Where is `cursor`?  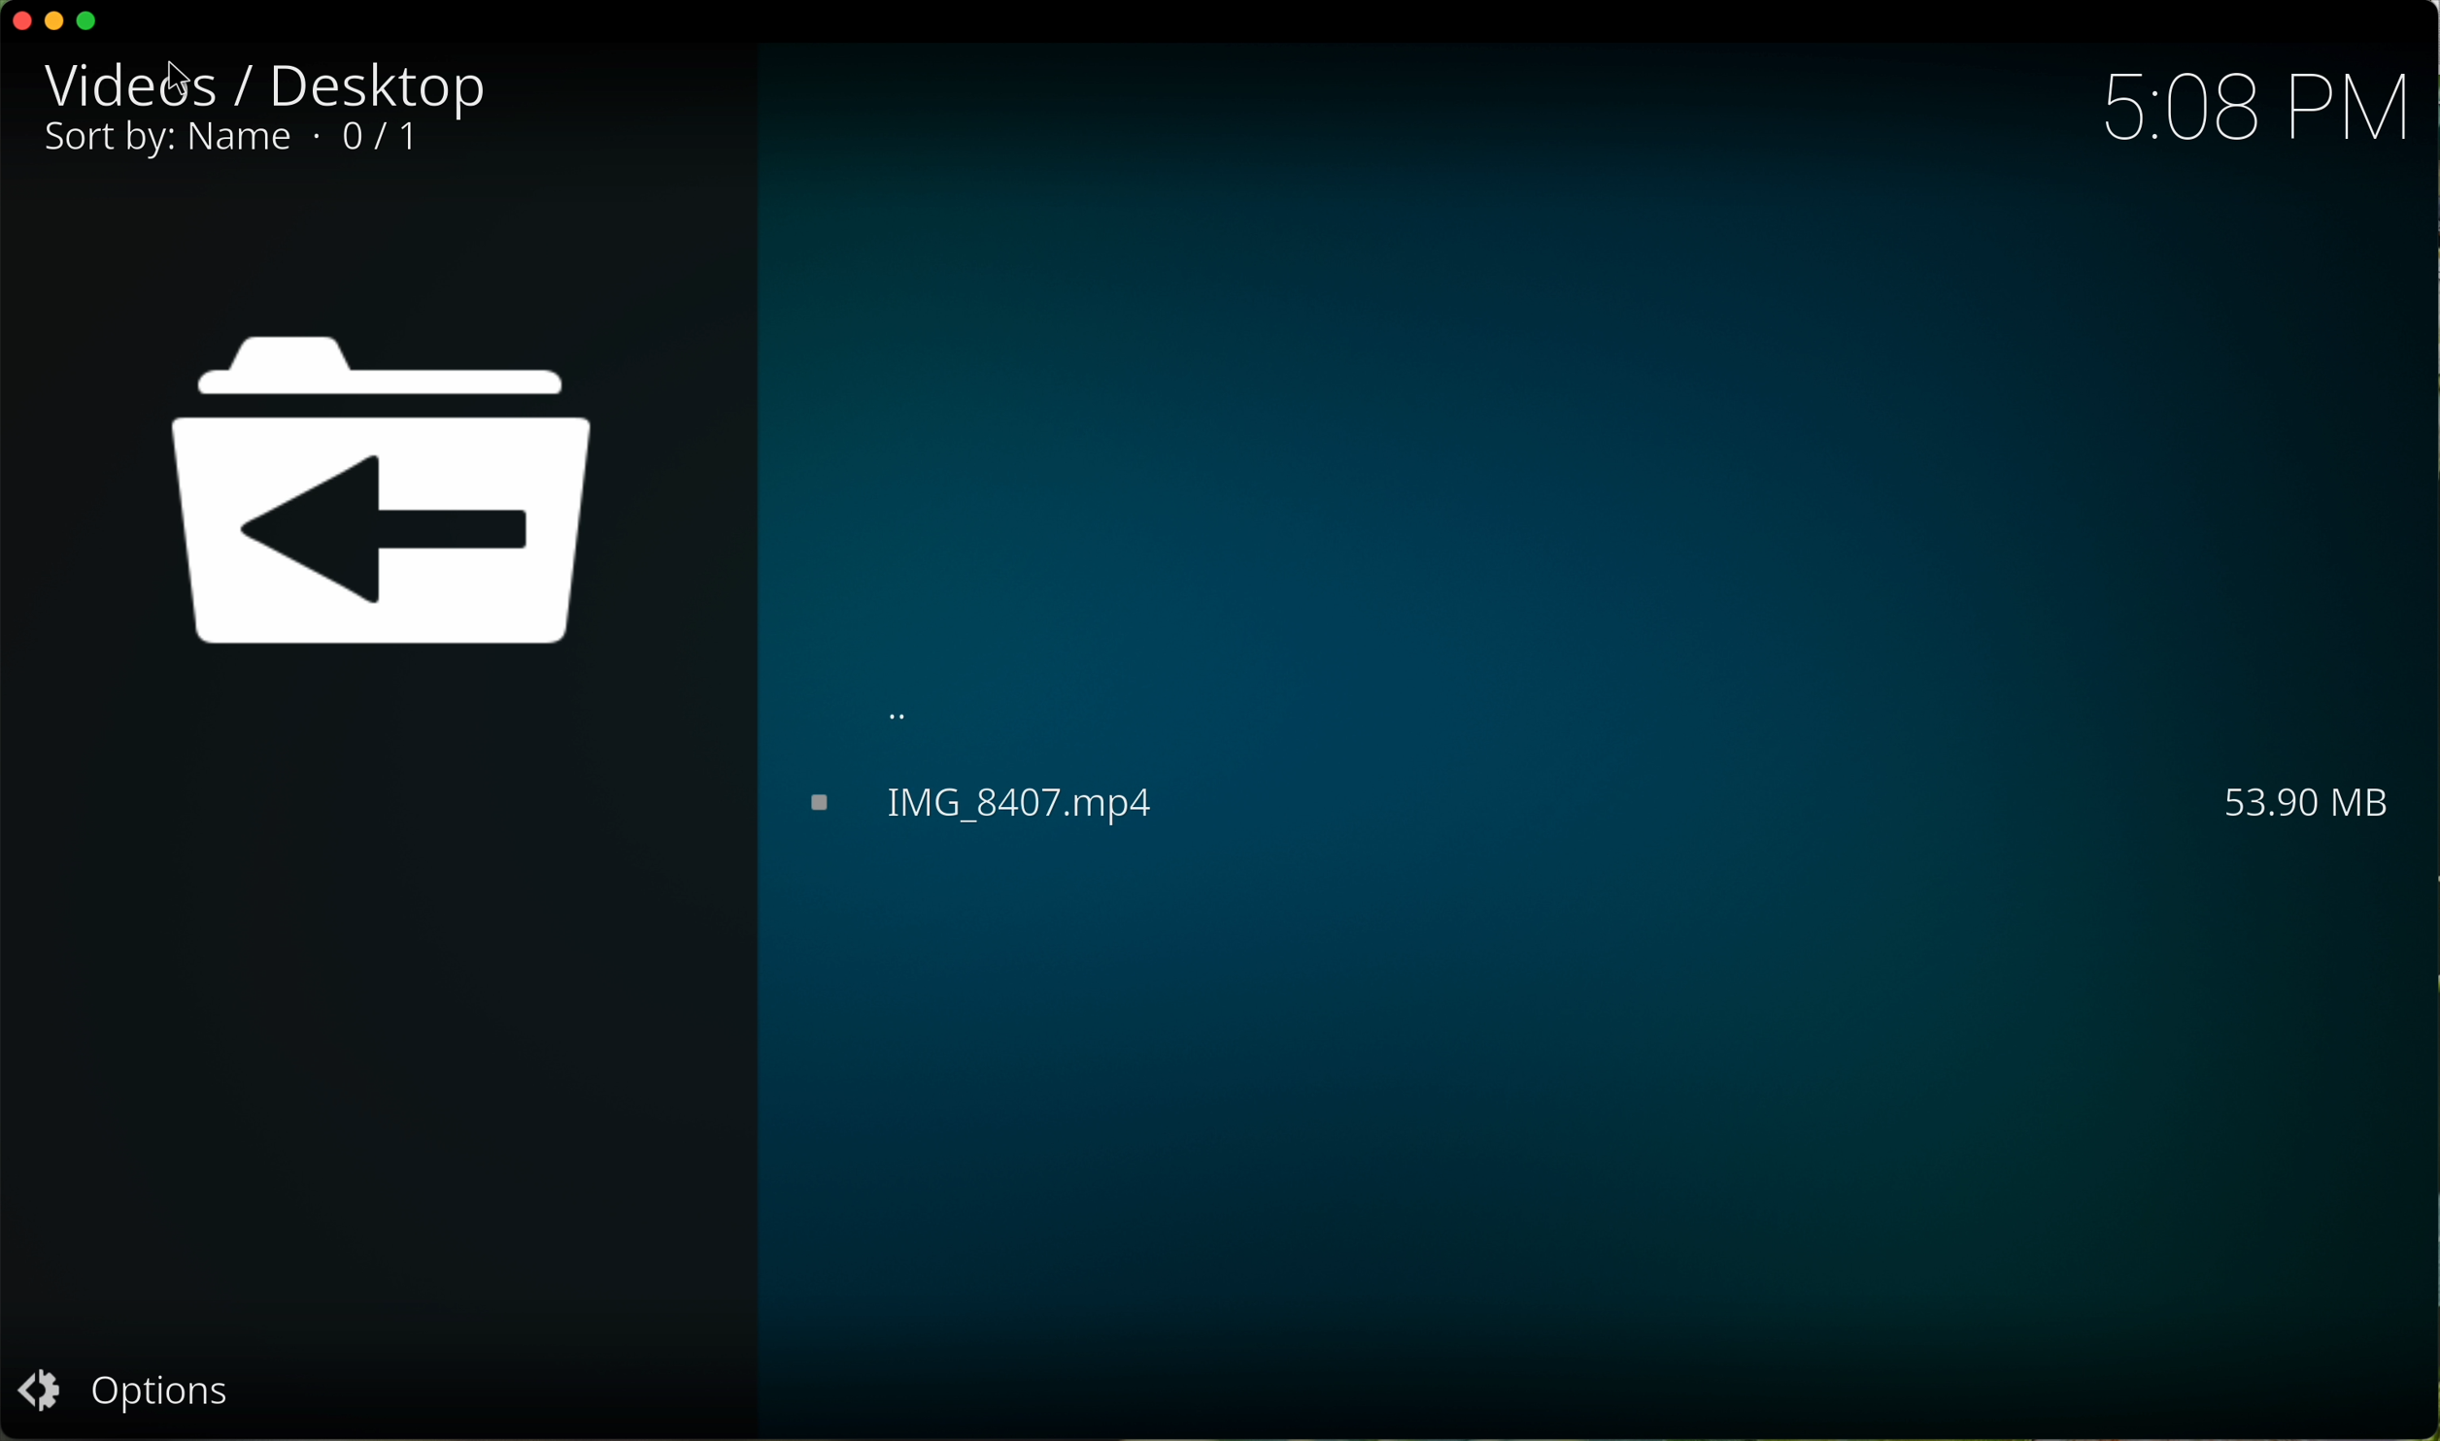 cursor is located at coordinates (187, 76).